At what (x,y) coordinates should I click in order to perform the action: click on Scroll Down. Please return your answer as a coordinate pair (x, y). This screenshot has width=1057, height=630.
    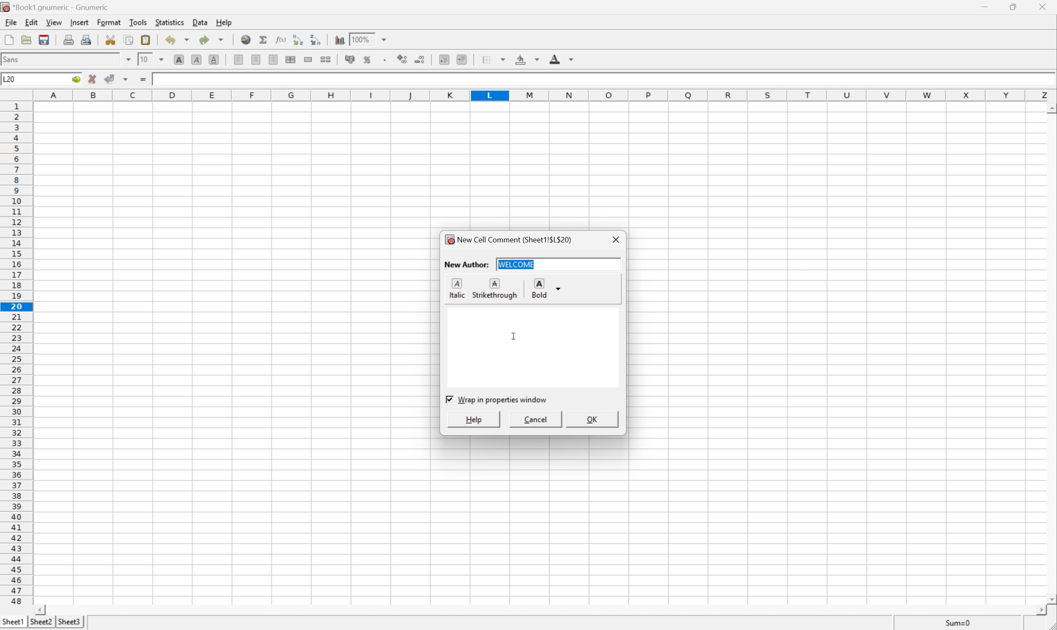
    Looking at the image, I should click on (1050, 597).